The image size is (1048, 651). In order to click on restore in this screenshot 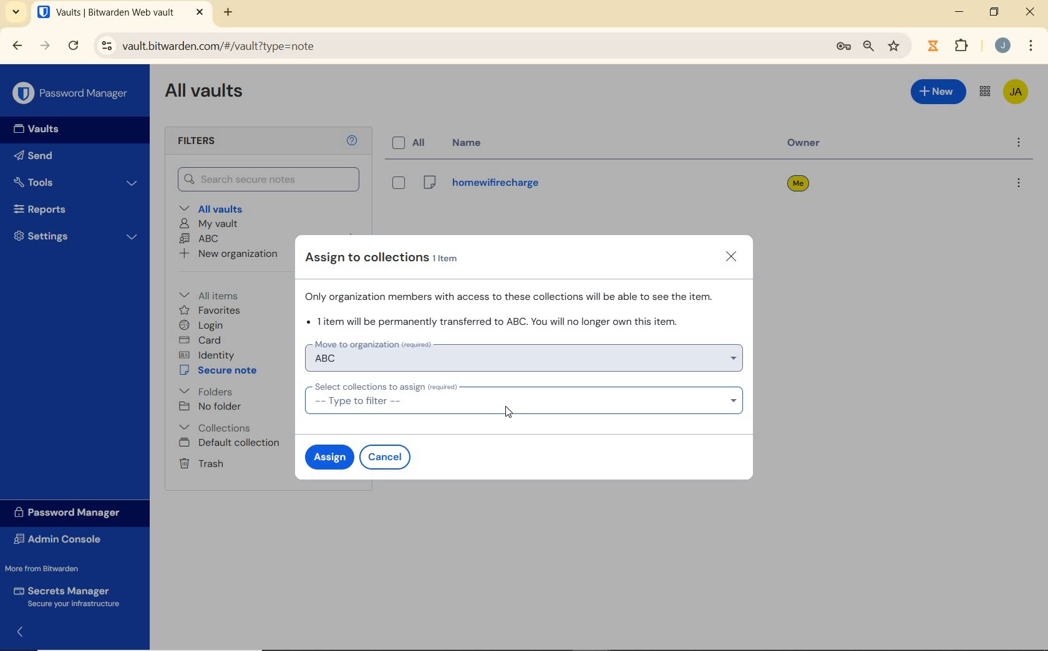, I will do `click(994, 12)`.